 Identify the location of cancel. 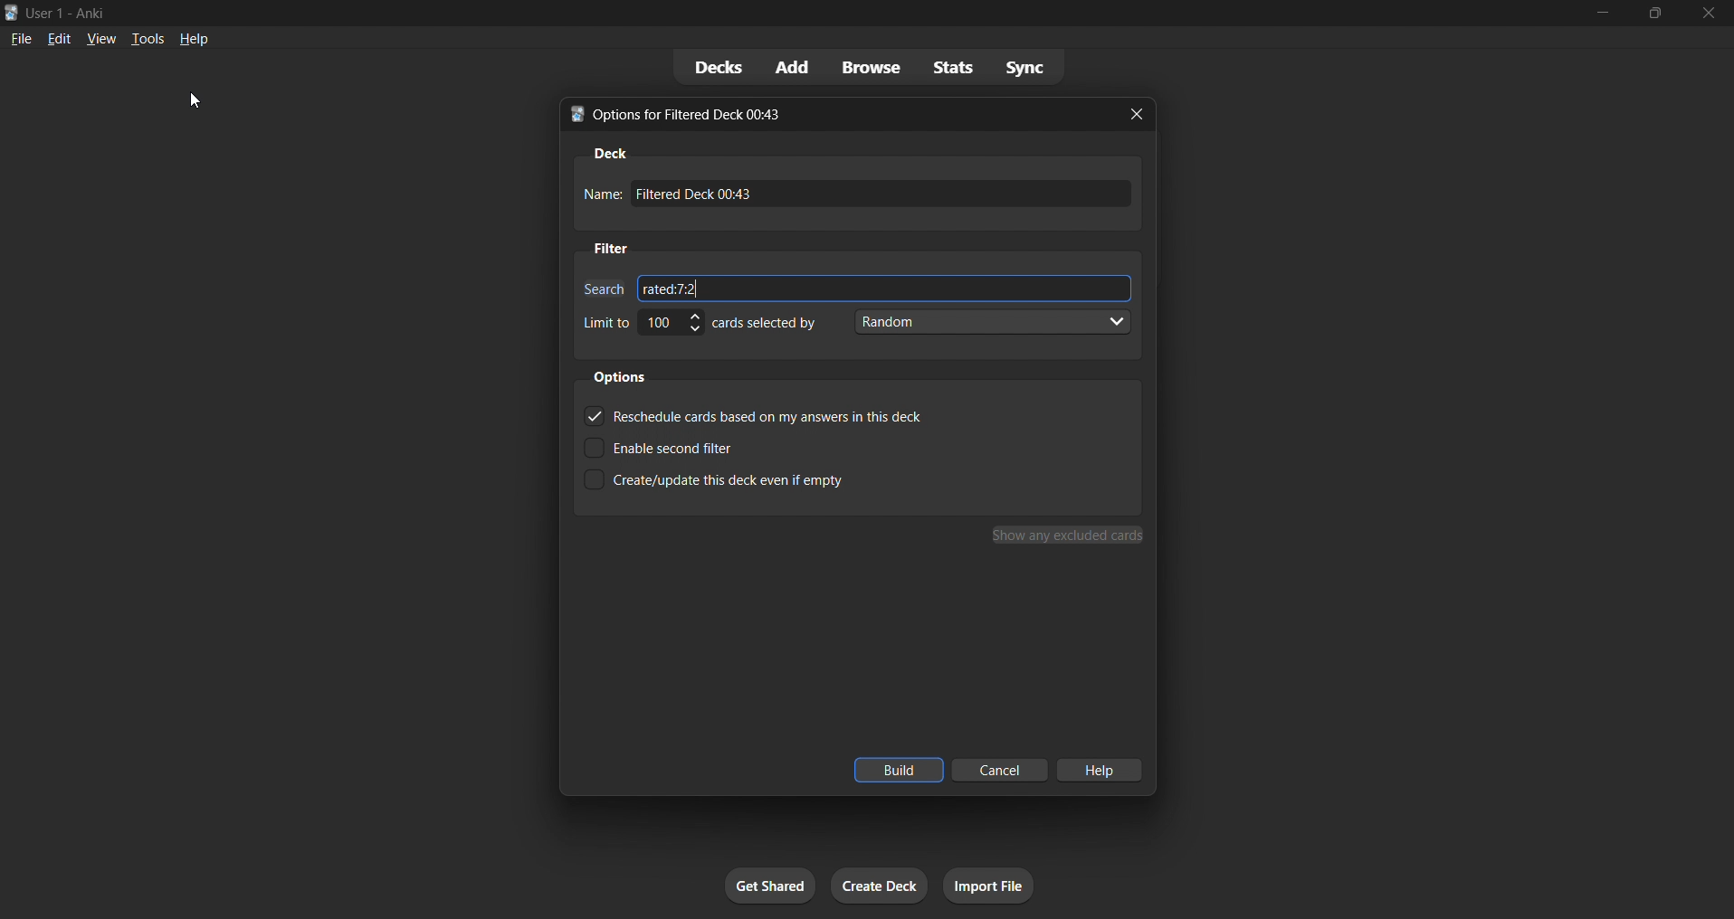
(998, 771).